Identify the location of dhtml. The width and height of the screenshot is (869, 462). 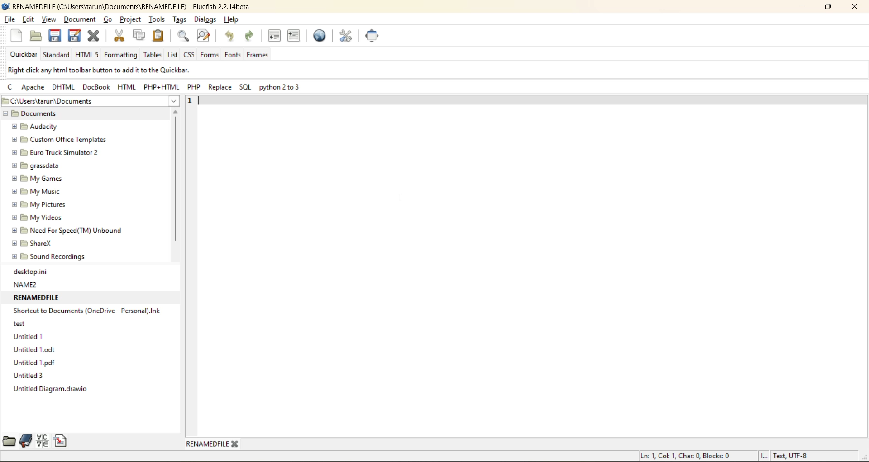
(62, 88).